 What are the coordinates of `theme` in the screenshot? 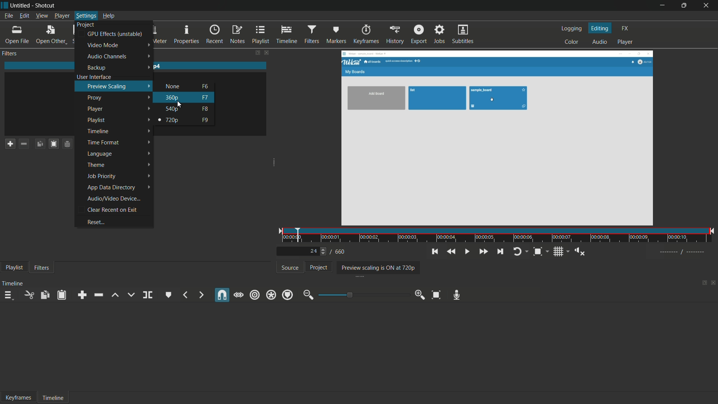 It's located at (97, 164).